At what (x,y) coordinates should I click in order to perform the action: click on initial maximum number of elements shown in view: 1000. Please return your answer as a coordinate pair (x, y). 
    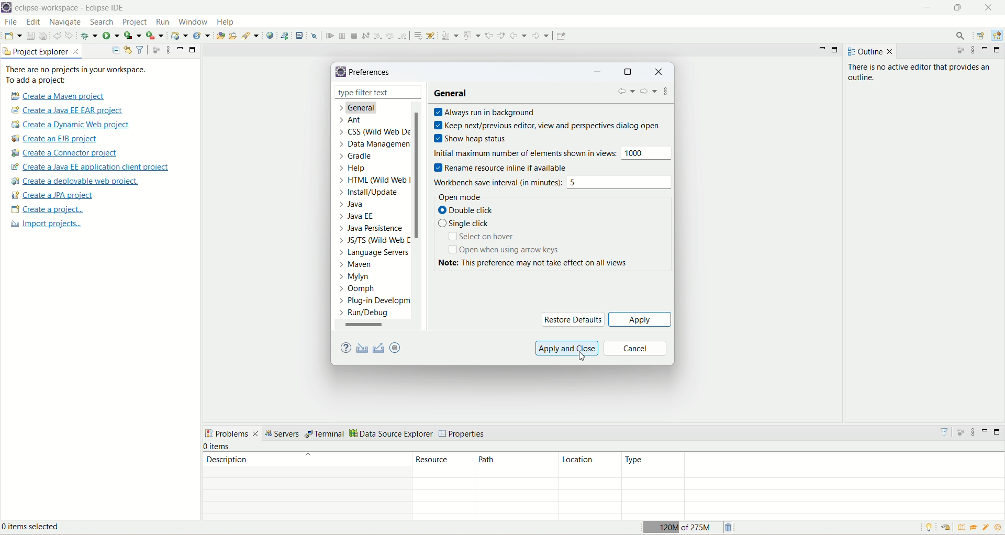
    Looking at the image, I should click on (554, 152).